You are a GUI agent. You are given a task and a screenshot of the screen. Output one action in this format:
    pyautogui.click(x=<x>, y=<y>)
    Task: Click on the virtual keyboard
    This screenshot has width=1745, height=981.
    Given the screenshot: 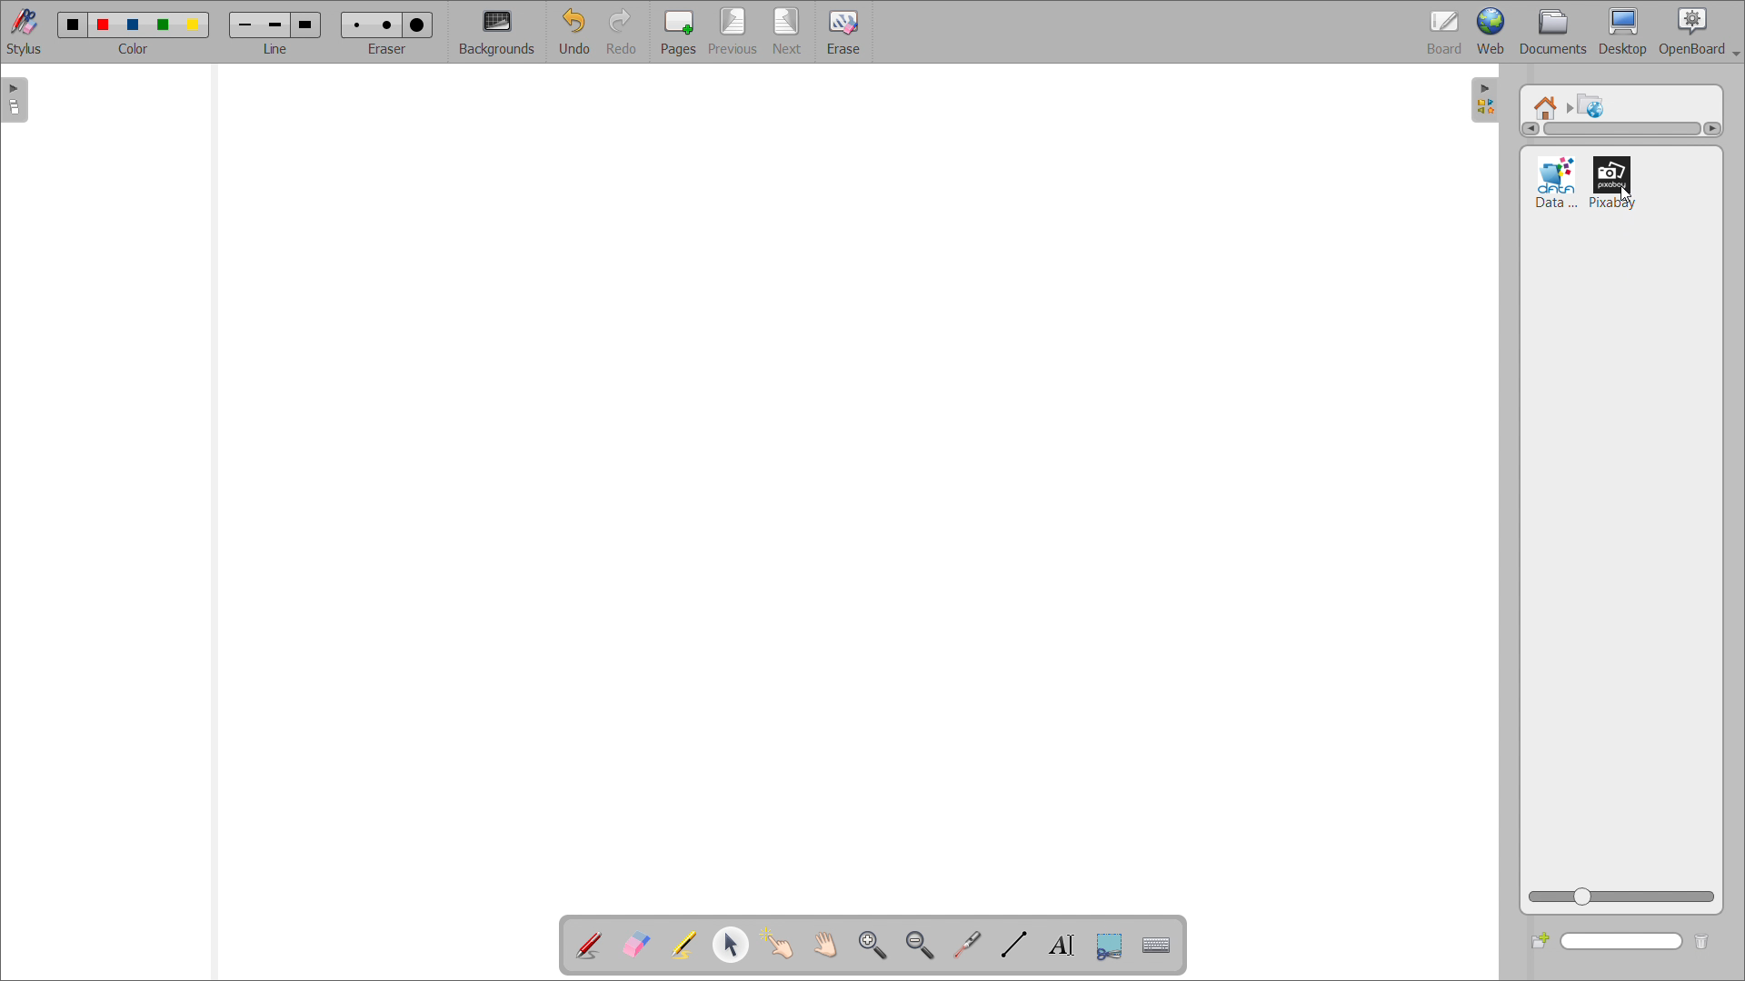 What is the action you would take?
    pyautogui.click(x=1157, y=946)
    